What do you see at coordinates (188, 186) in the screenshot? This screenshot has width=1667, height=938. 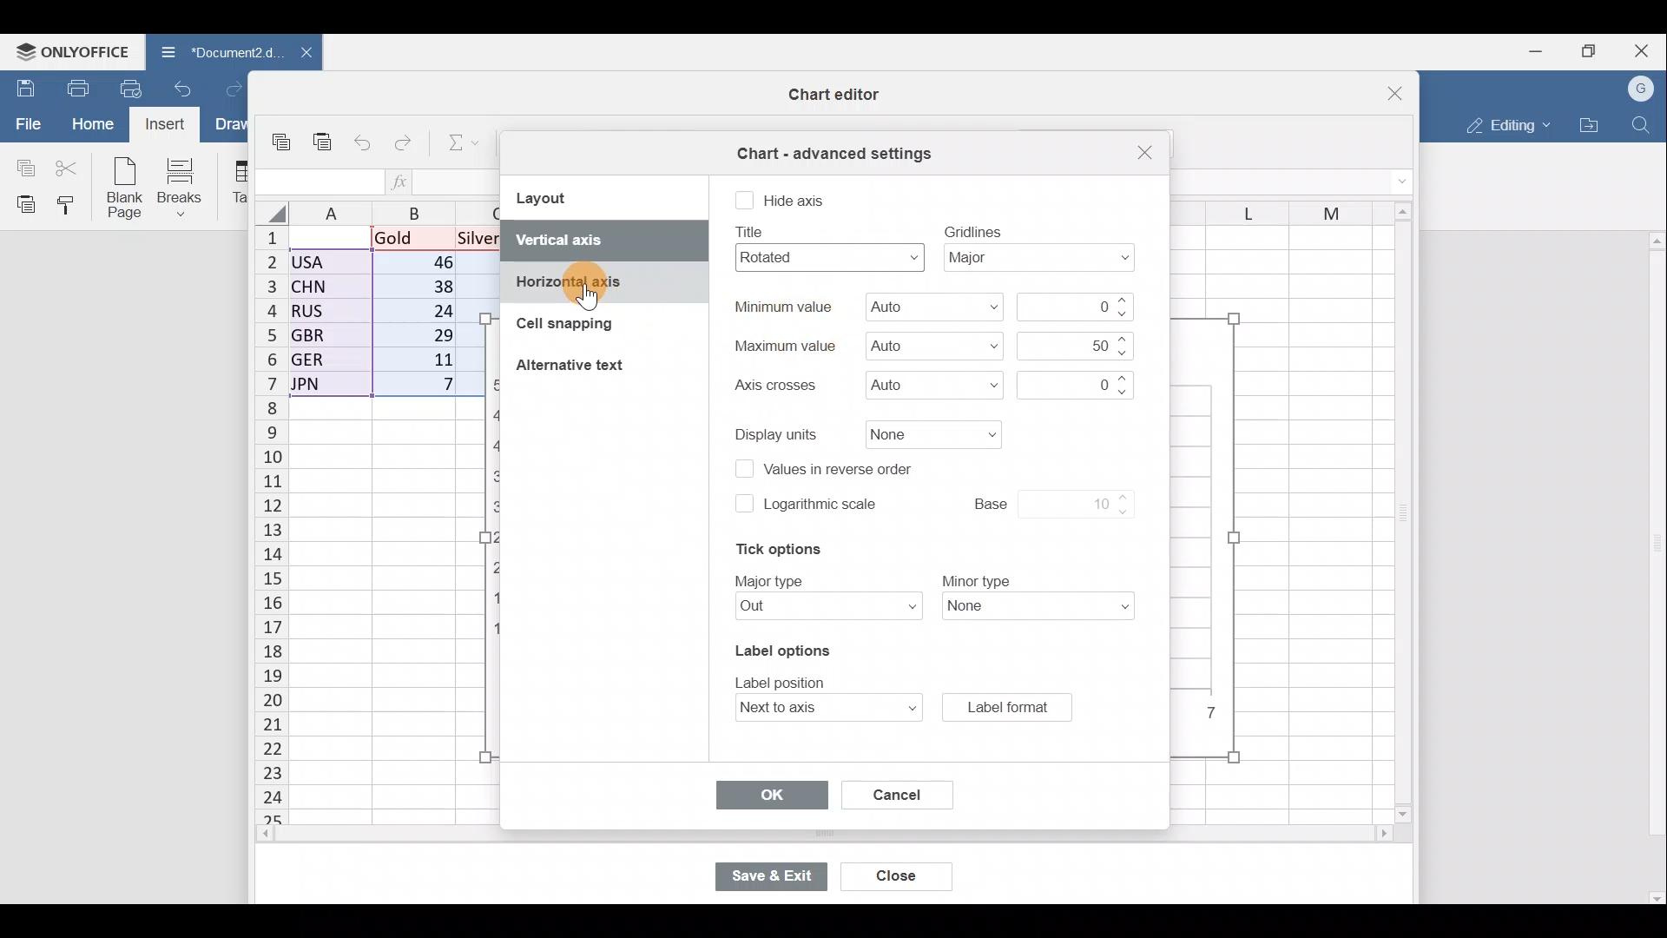 I see `Breaks` at bounding box center [188, 186].